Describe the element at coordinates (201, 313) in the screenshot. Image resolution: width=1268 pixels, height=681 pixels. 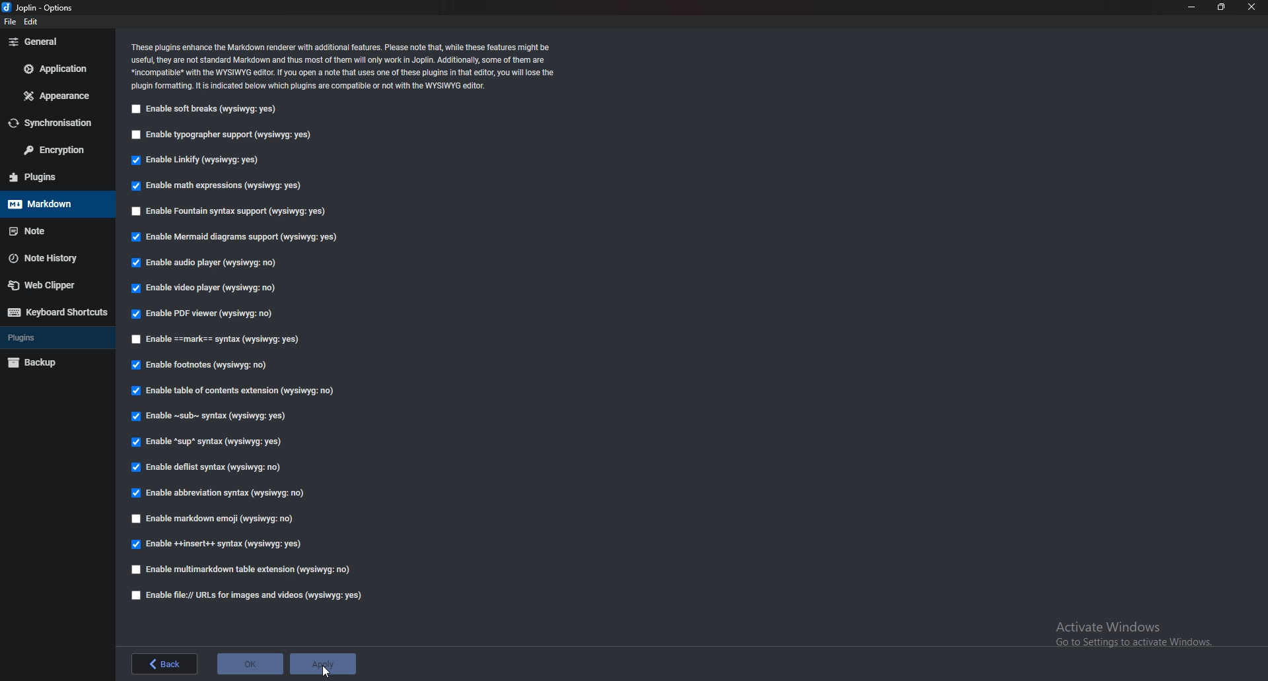
I see `Enable P D F viewer` at that location.